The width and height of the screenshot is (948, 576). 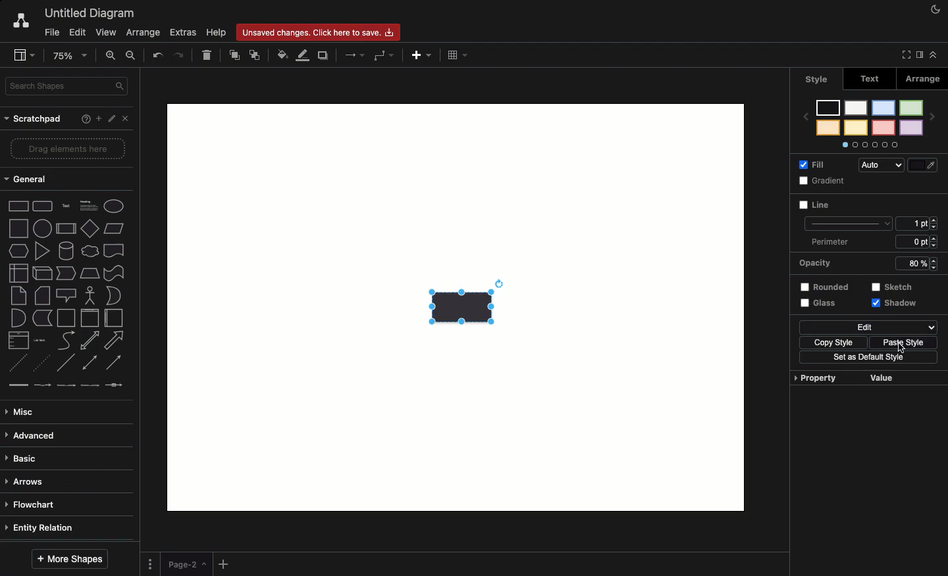 I want to click on Edit, so click(x=110, y=118).